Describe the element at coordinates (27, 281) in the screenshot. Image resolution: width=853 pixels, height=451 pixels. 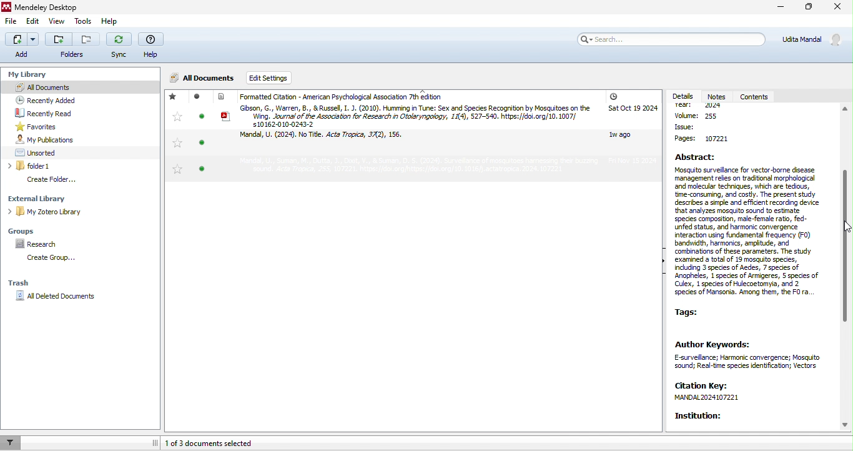
I see `trash` at that location.